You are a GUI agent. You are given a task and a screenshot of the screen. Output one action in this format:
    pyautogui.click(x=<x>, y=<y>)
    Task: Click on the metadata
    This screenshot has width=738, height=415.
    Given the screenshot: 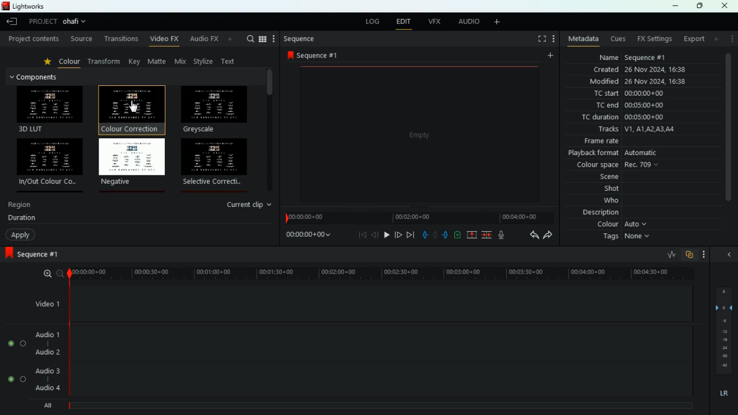 What is the action you would take?
    pyautogui.click(x=581, y=40)
    